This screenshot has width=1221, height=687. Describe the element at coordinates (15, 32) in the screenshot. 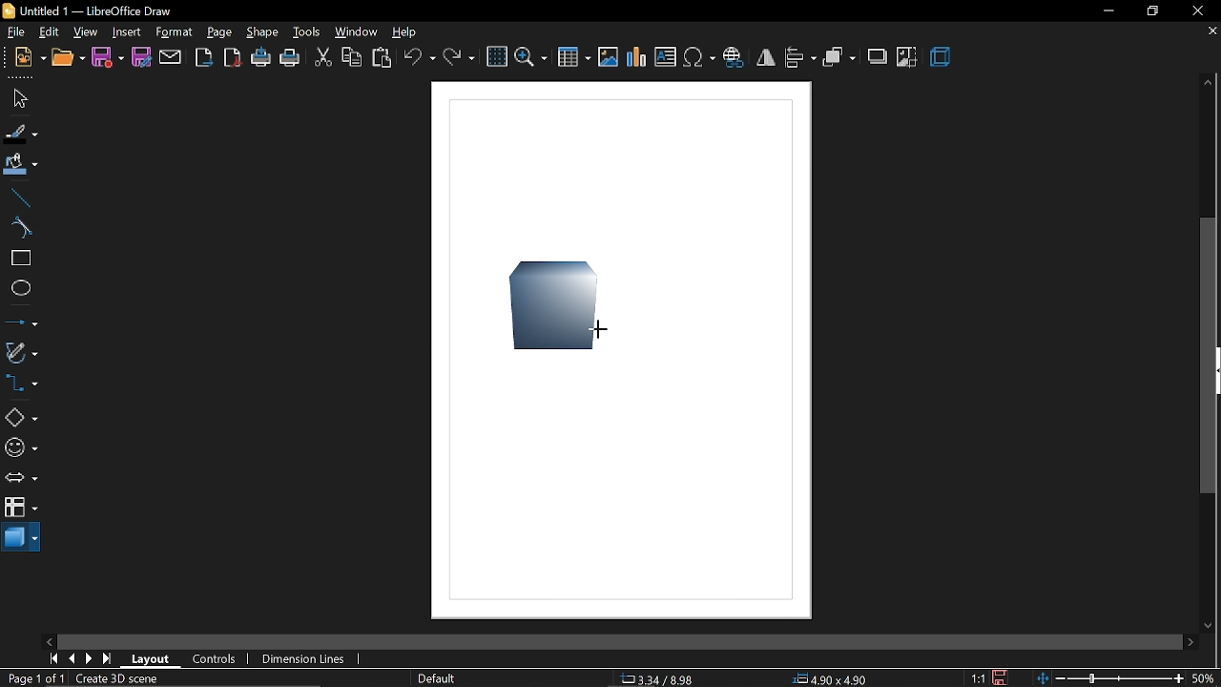

I see `file` at that location.